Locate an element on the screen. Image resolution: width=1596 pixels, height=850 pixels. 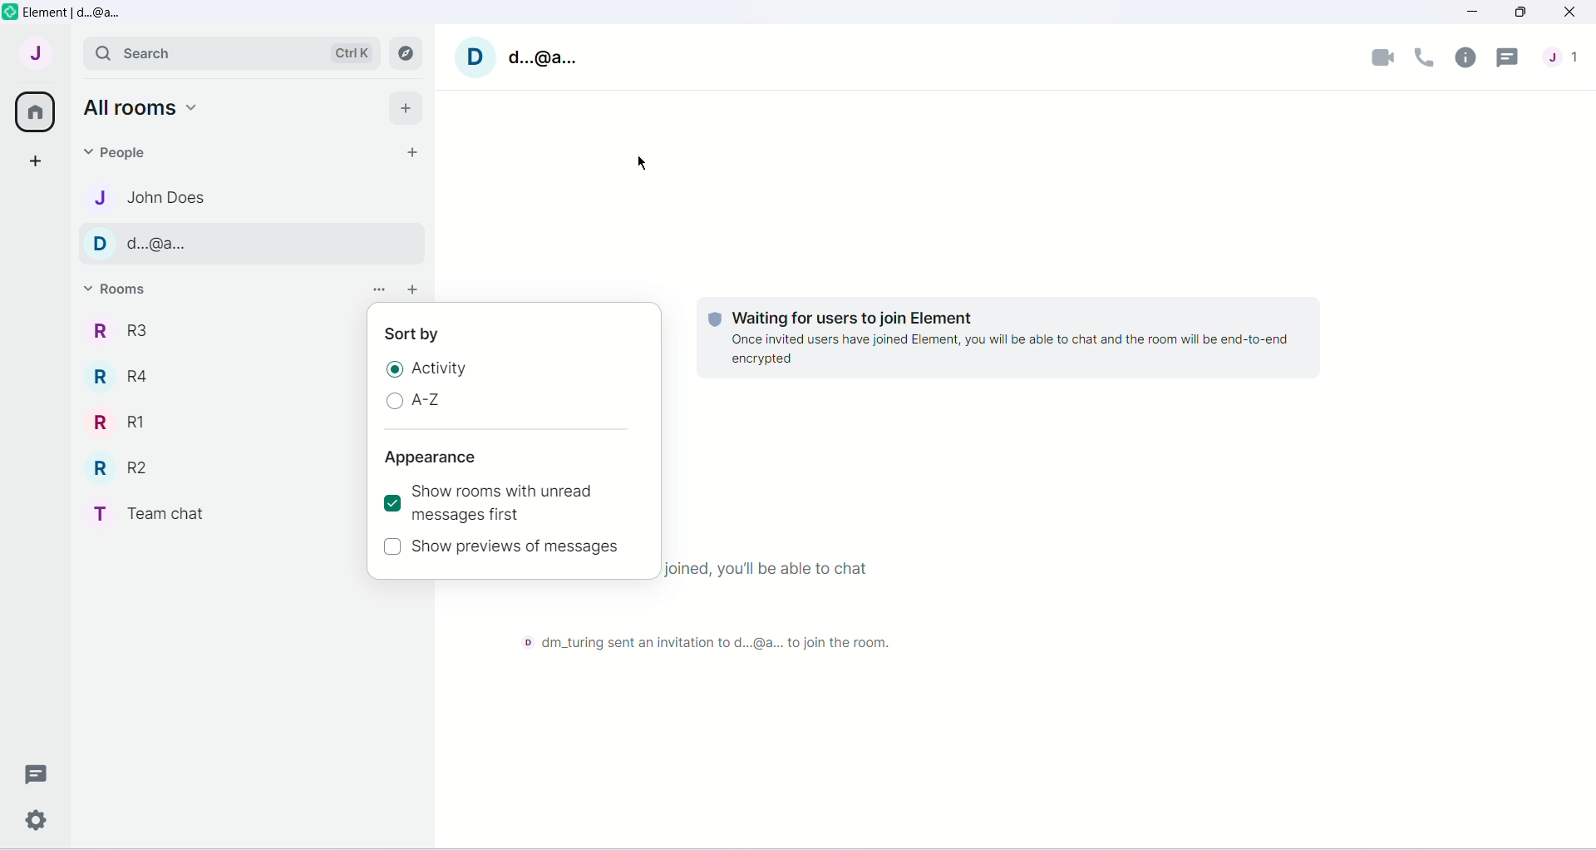
Threads is located at coordinates (33, 774).